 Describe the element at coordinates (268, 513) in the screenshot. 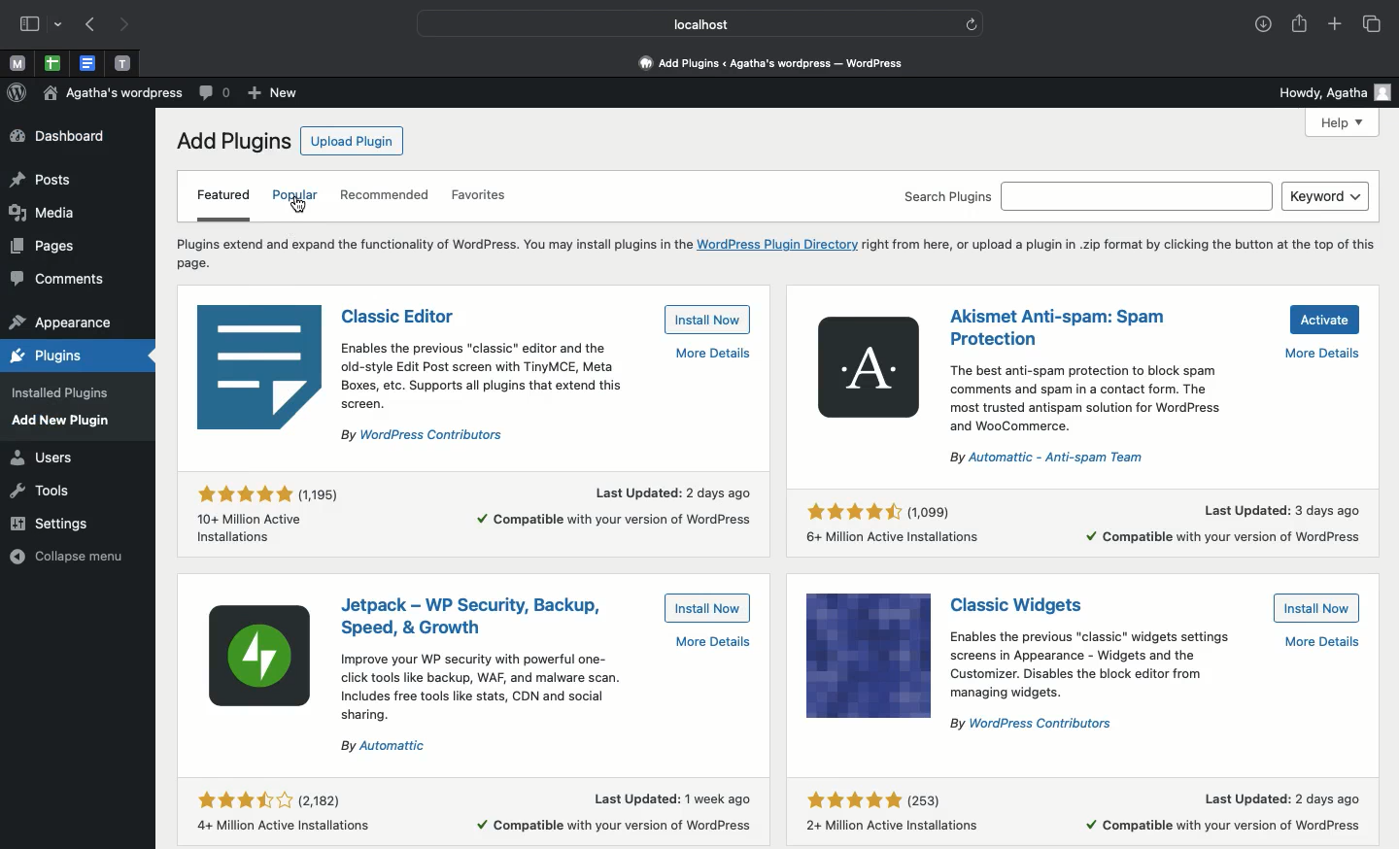

I see `Rating` at that location.